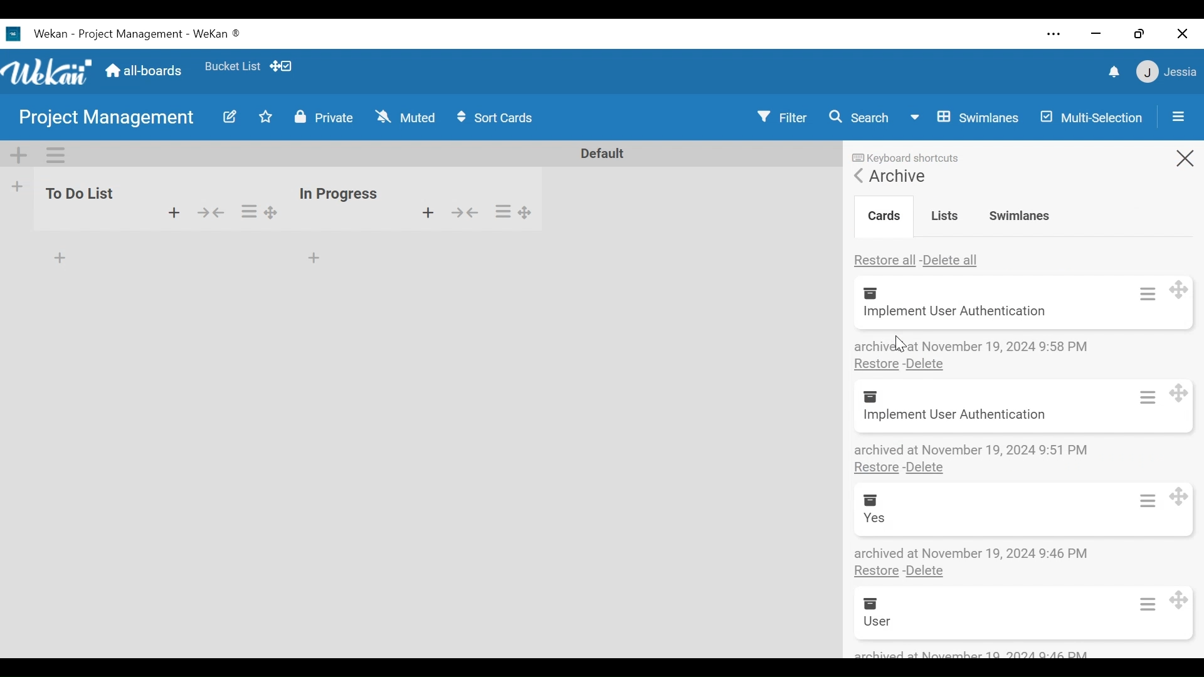 The width and height of the screenshot is (1204, 677). I want to click on Board Name, so click(107, 117).